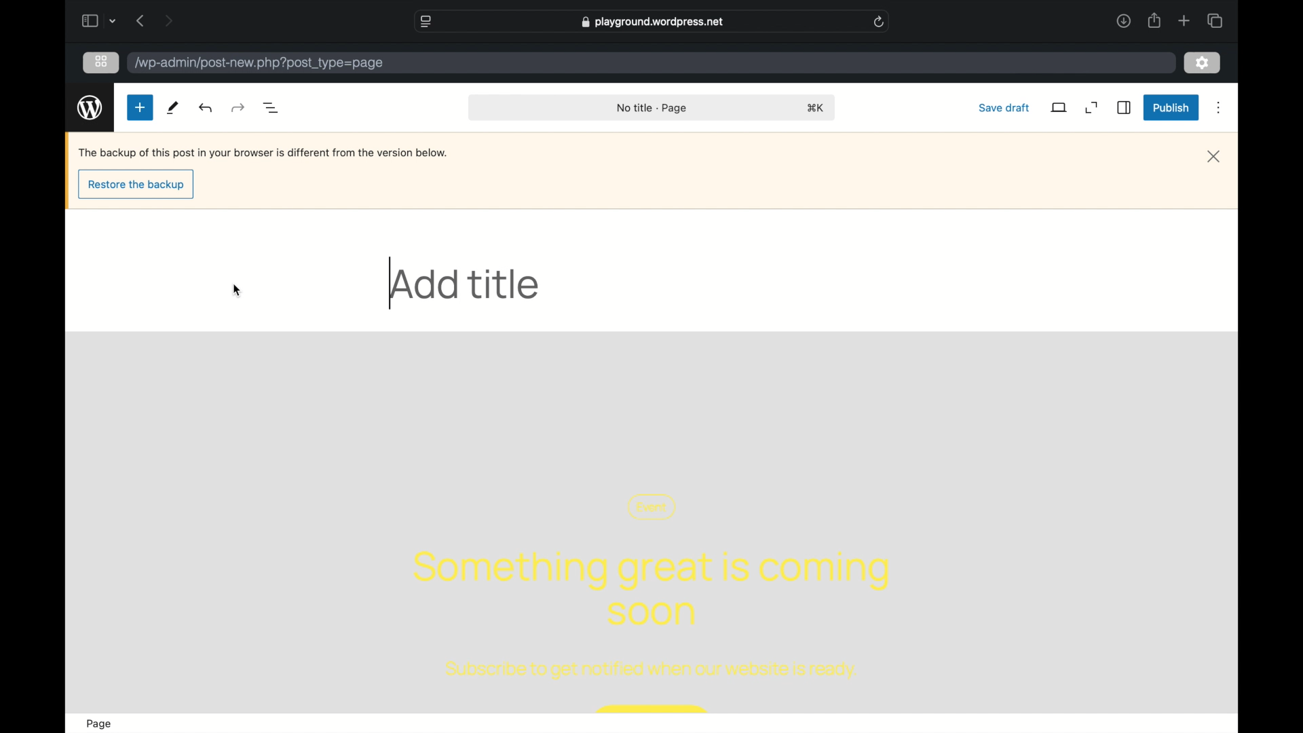 Image resolution: width=1303 pixels, height=733 pixels. Describe the element at coordinates (135, 185) in the screenshot. I see `restore the backup` at that location.